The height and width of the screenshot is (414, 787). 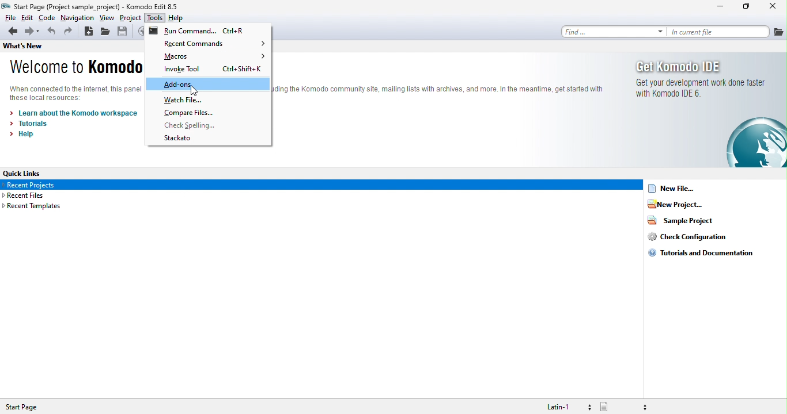 I want to click on files, so click(x=778, y=30).